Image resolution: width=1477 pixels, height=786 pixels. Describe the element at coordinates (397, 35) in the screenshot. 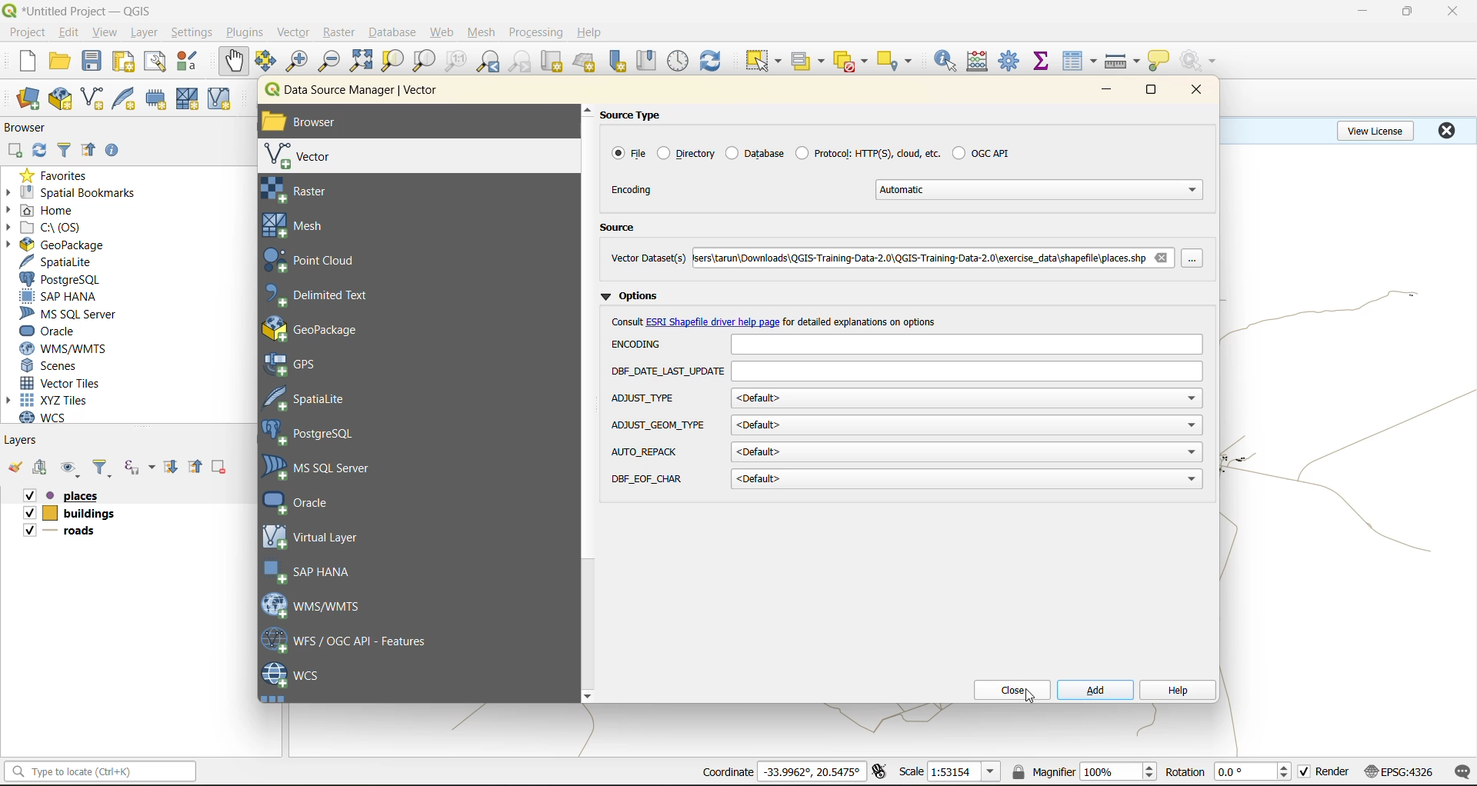

I see `database` at that location.